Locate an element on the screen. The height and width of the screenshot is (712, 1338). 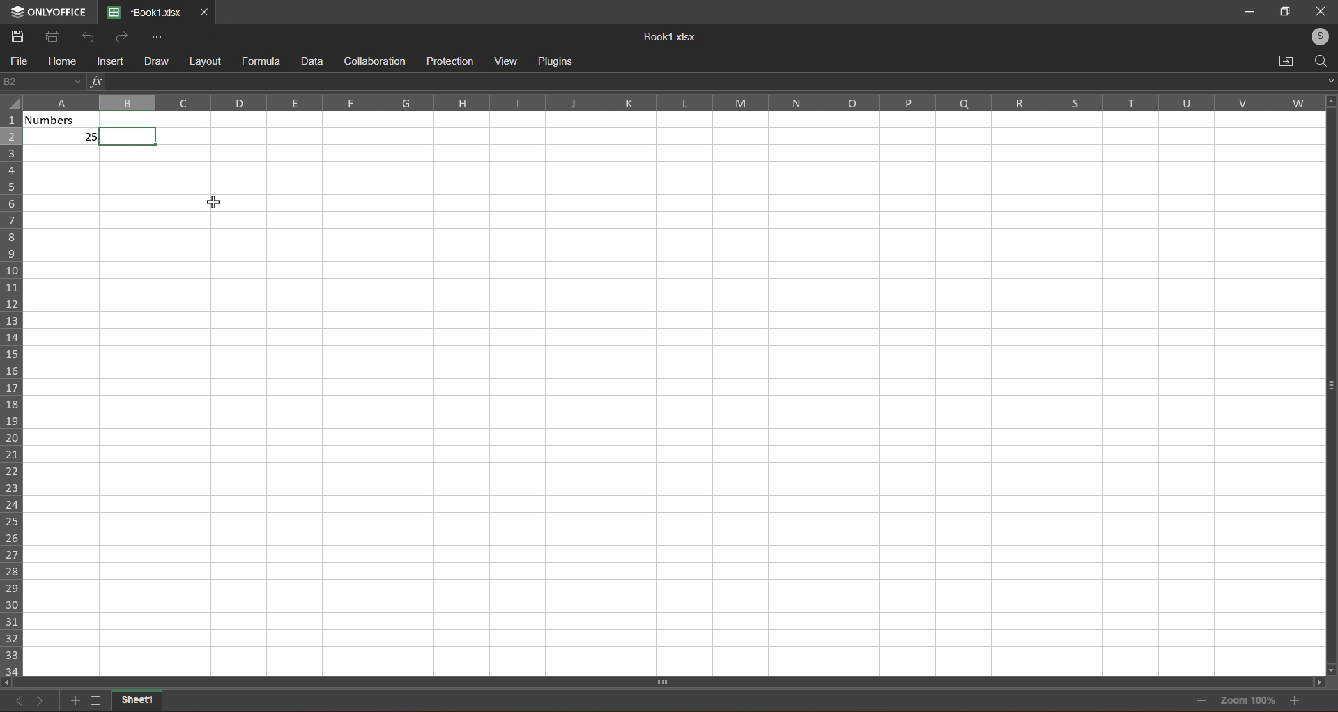
more is located at coordinates (156, 37).